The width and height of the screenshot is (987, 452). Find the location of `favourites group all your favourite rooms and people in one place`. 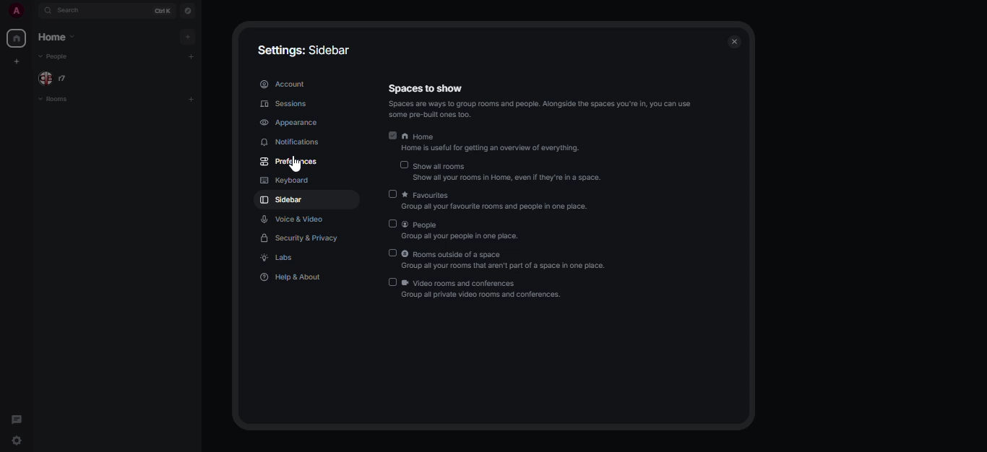

favourites group all your favourite rooms and people in one place is located at coordinates (499, 201).